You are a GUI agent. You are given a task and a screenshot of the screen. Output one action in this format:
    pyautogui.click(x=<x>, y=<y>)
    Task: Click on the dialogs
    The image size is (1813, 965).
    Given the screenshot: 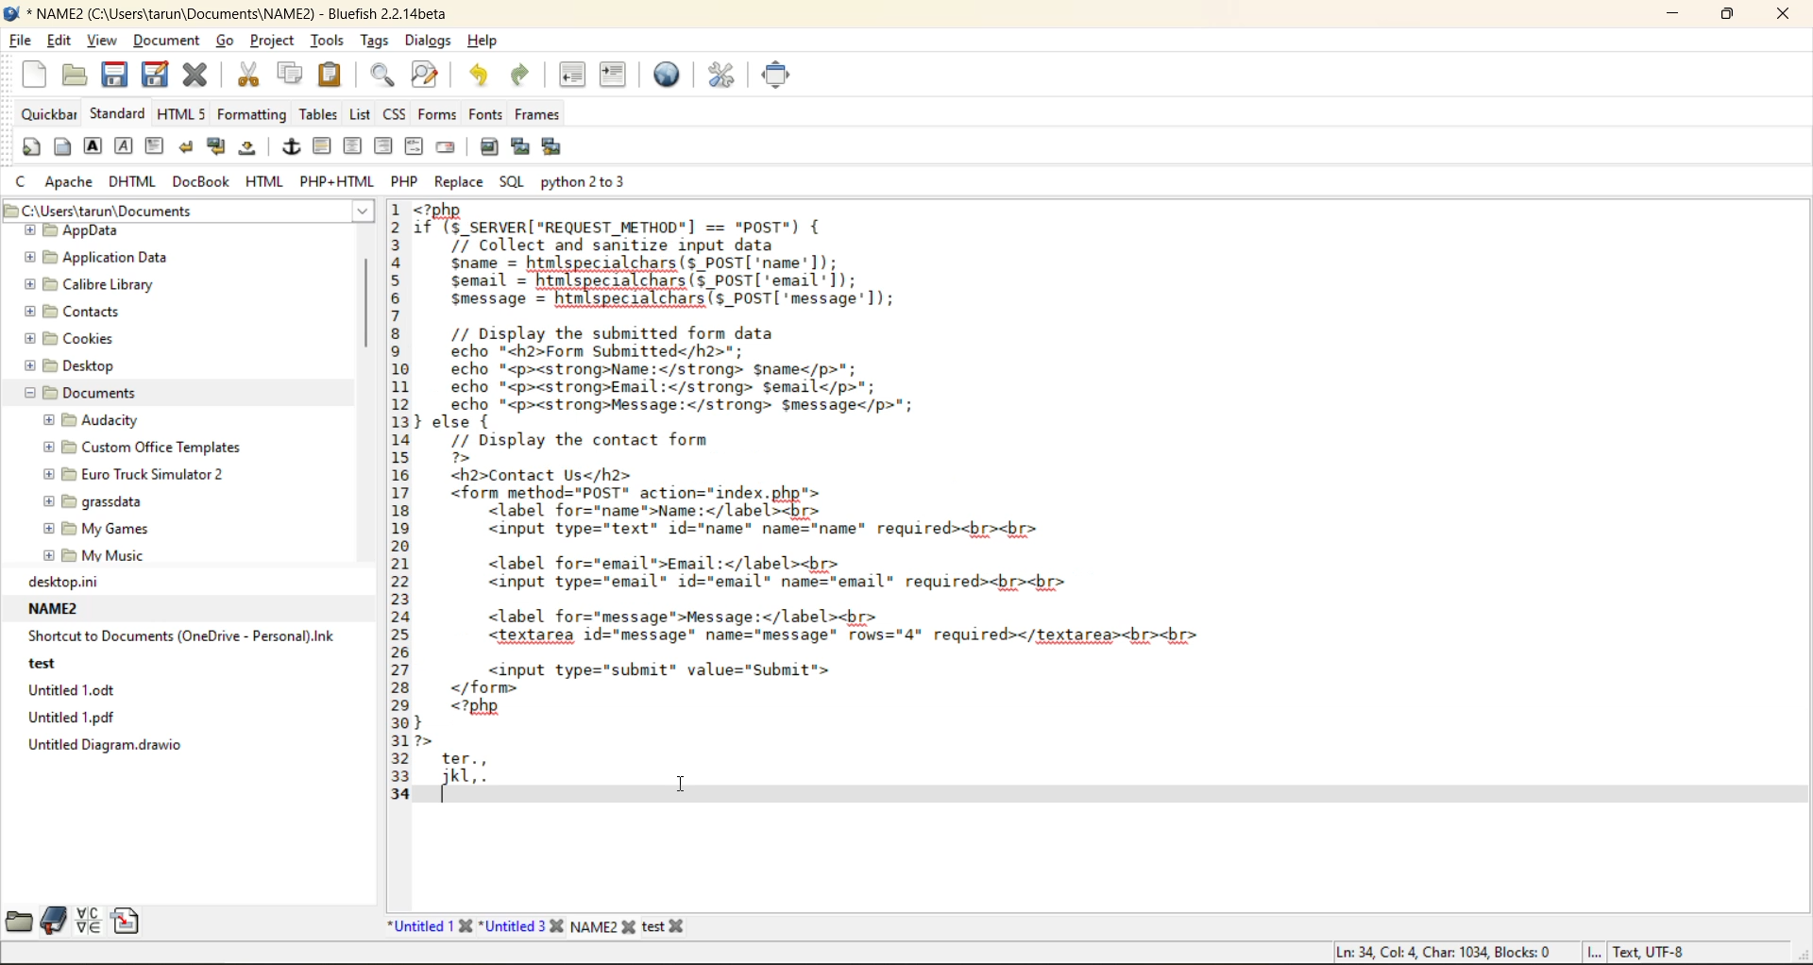 What is the action you would take?
    pyautogui.click(x=428, y=43)
    